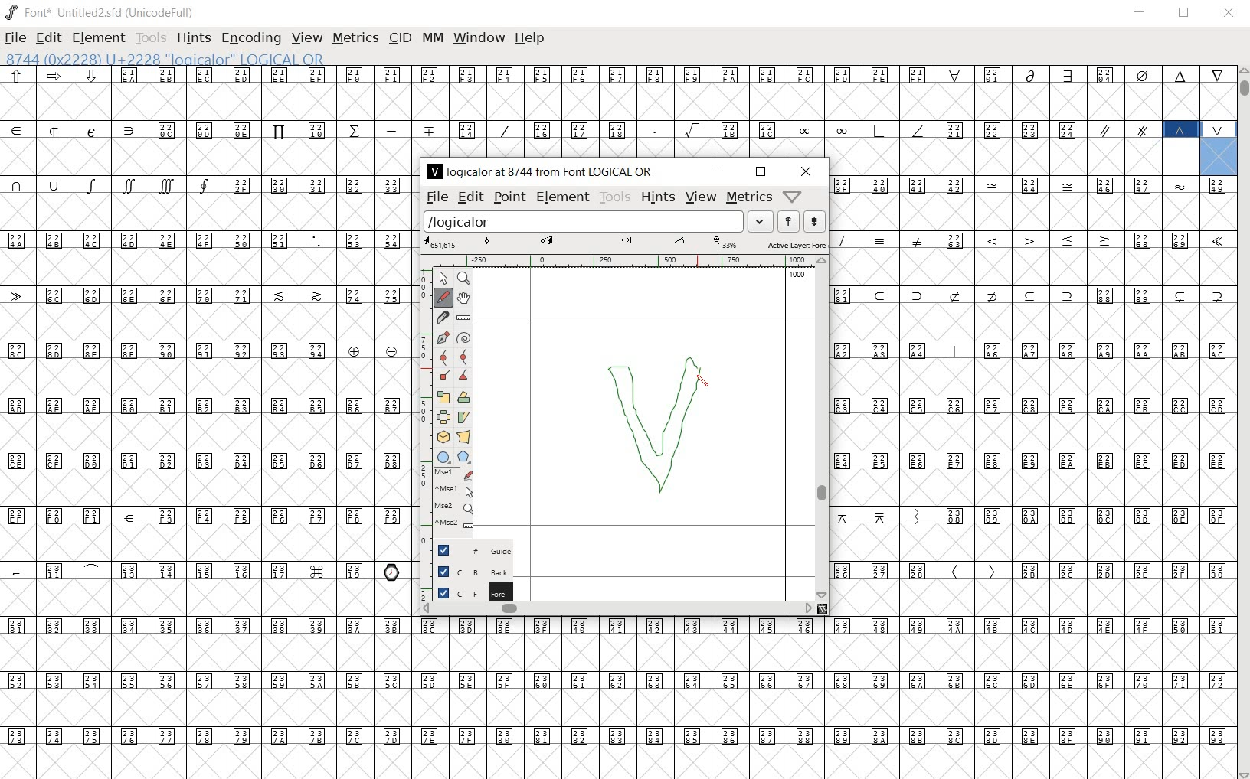 Image resolution: width=1250 pixels, height=779 pixels. Describe the element at coordinates (465, 570) in the screenshot. I see `background layer` at that location.